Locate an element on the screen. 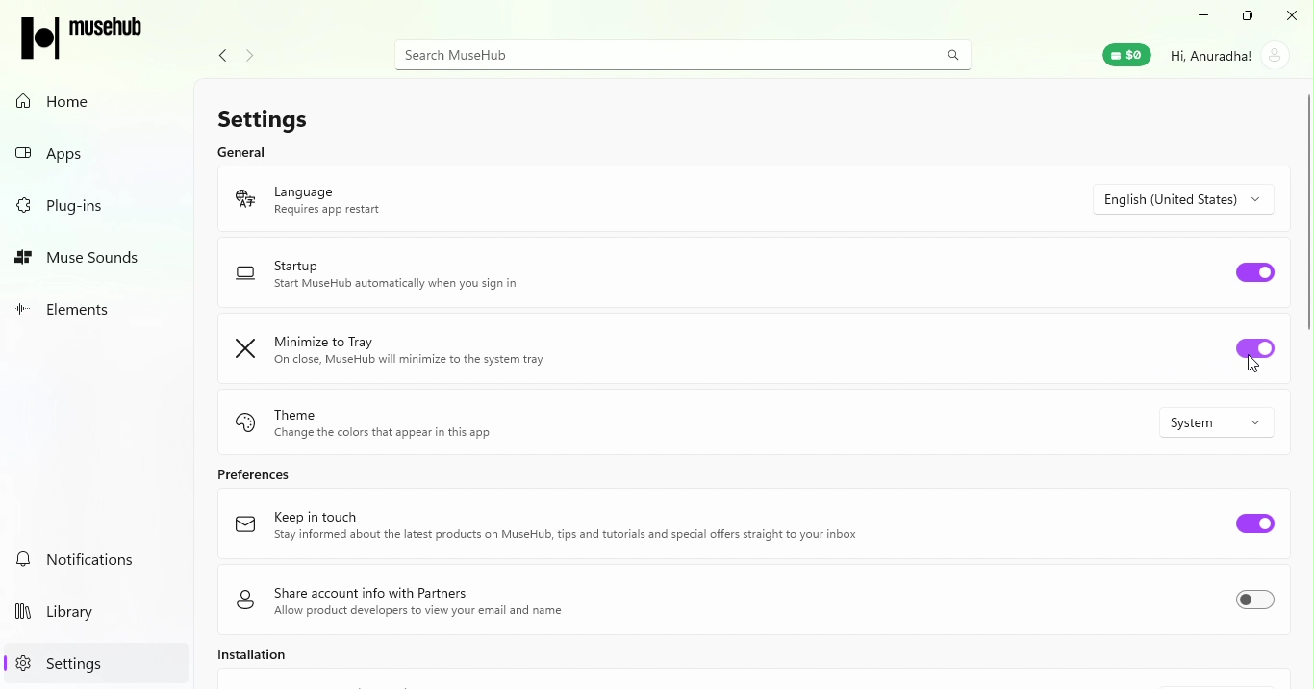 This screenshot has width=1314, height=689. Drop down menu is located at coordinates (1218, 424).